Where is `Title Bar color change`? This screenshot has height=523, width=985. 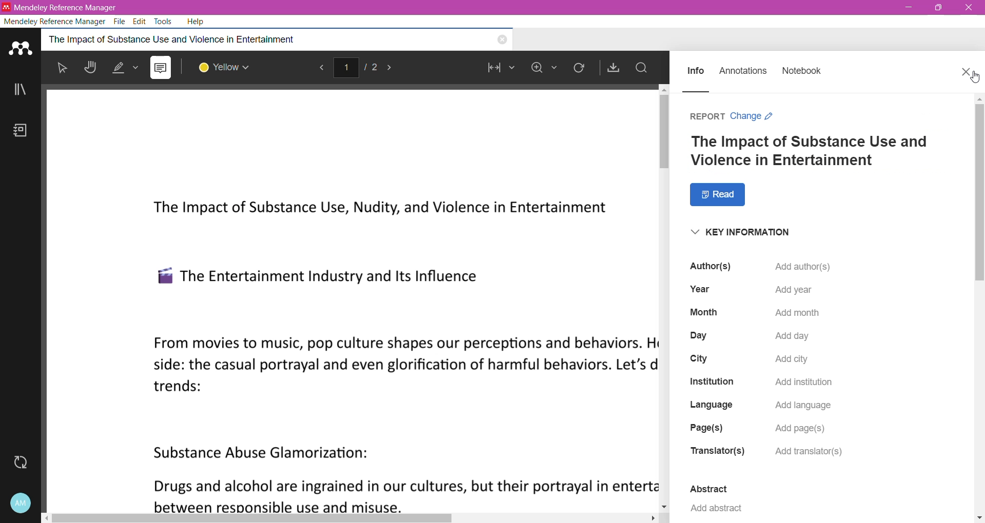 Title Bar color change is located at coordinates (549, 8).